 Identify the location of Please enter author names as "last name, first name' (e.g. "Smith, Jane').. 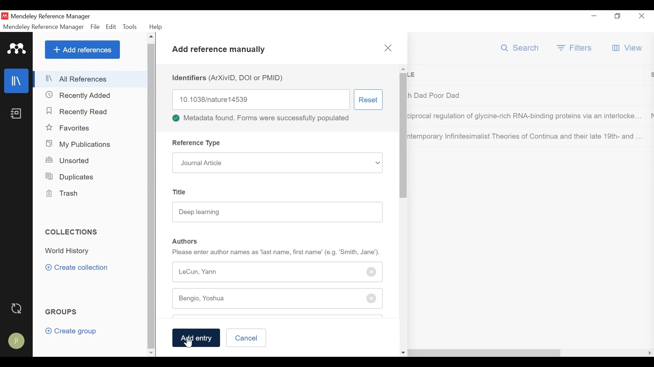
(276, 253).